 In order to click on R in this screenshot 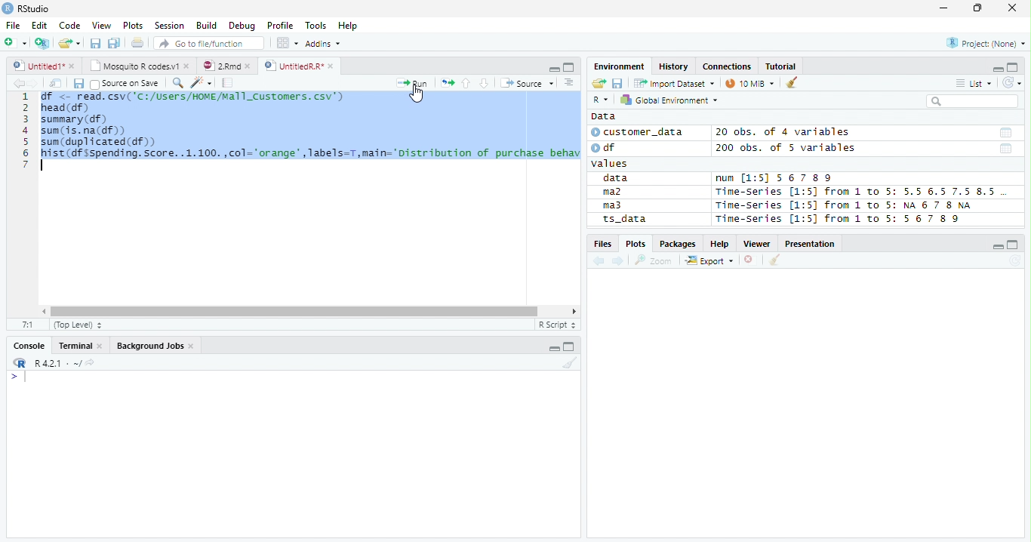, I will do `click(600, 100)`.